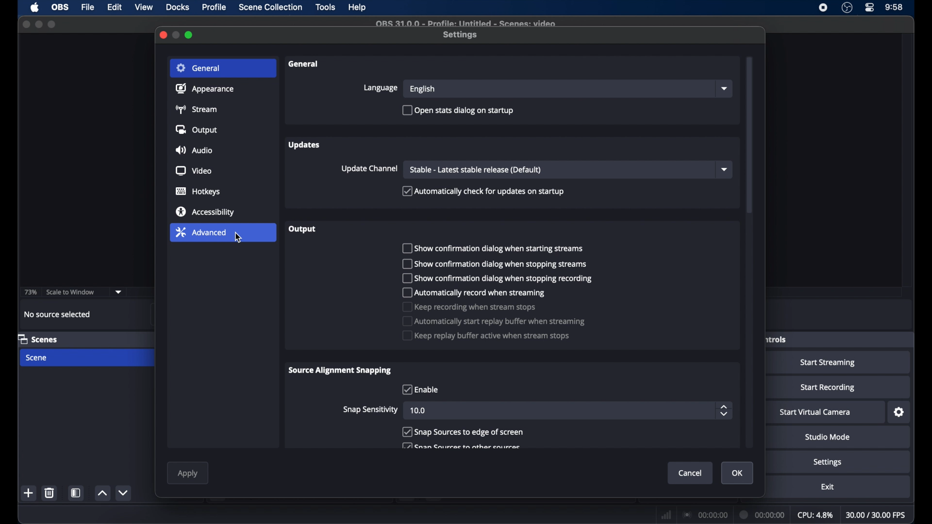  Describe the element at coordinates (749, 135) in the screenshot. I see `scroll box` at that location.